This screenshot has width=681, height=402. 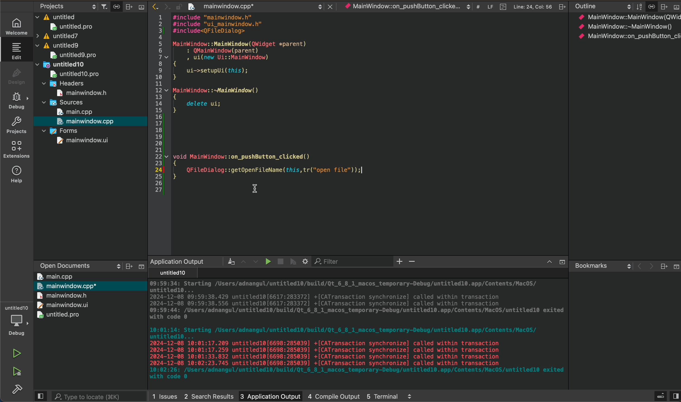 I want to click on untitled9, so click(x=59, y=46).